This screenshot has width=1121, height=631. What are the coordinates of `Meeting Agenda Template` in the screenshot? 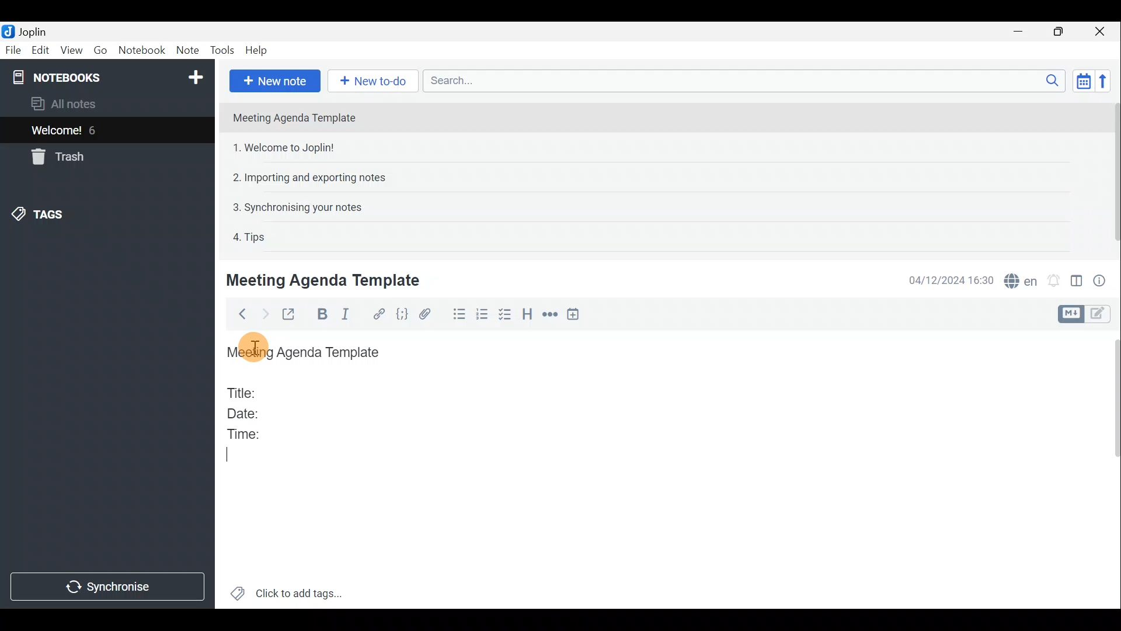 It's located at (295, 117).